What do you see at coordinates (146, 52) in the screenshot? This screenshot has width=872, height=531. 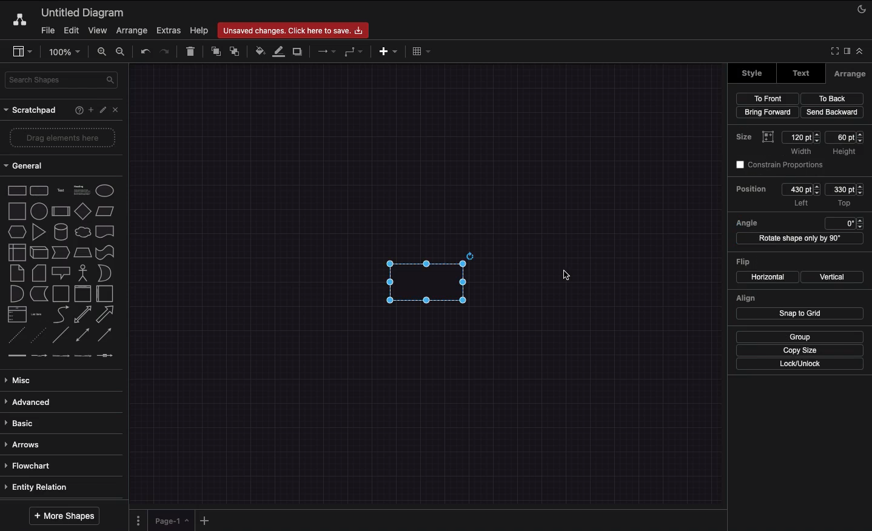 I see `Undo` at bounding box center [146, 52].